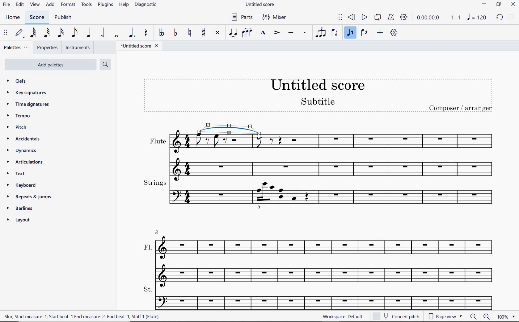  Describe the element at coordinates (48, 47) in the screenshot. I see `PROPERTIES` at that location.